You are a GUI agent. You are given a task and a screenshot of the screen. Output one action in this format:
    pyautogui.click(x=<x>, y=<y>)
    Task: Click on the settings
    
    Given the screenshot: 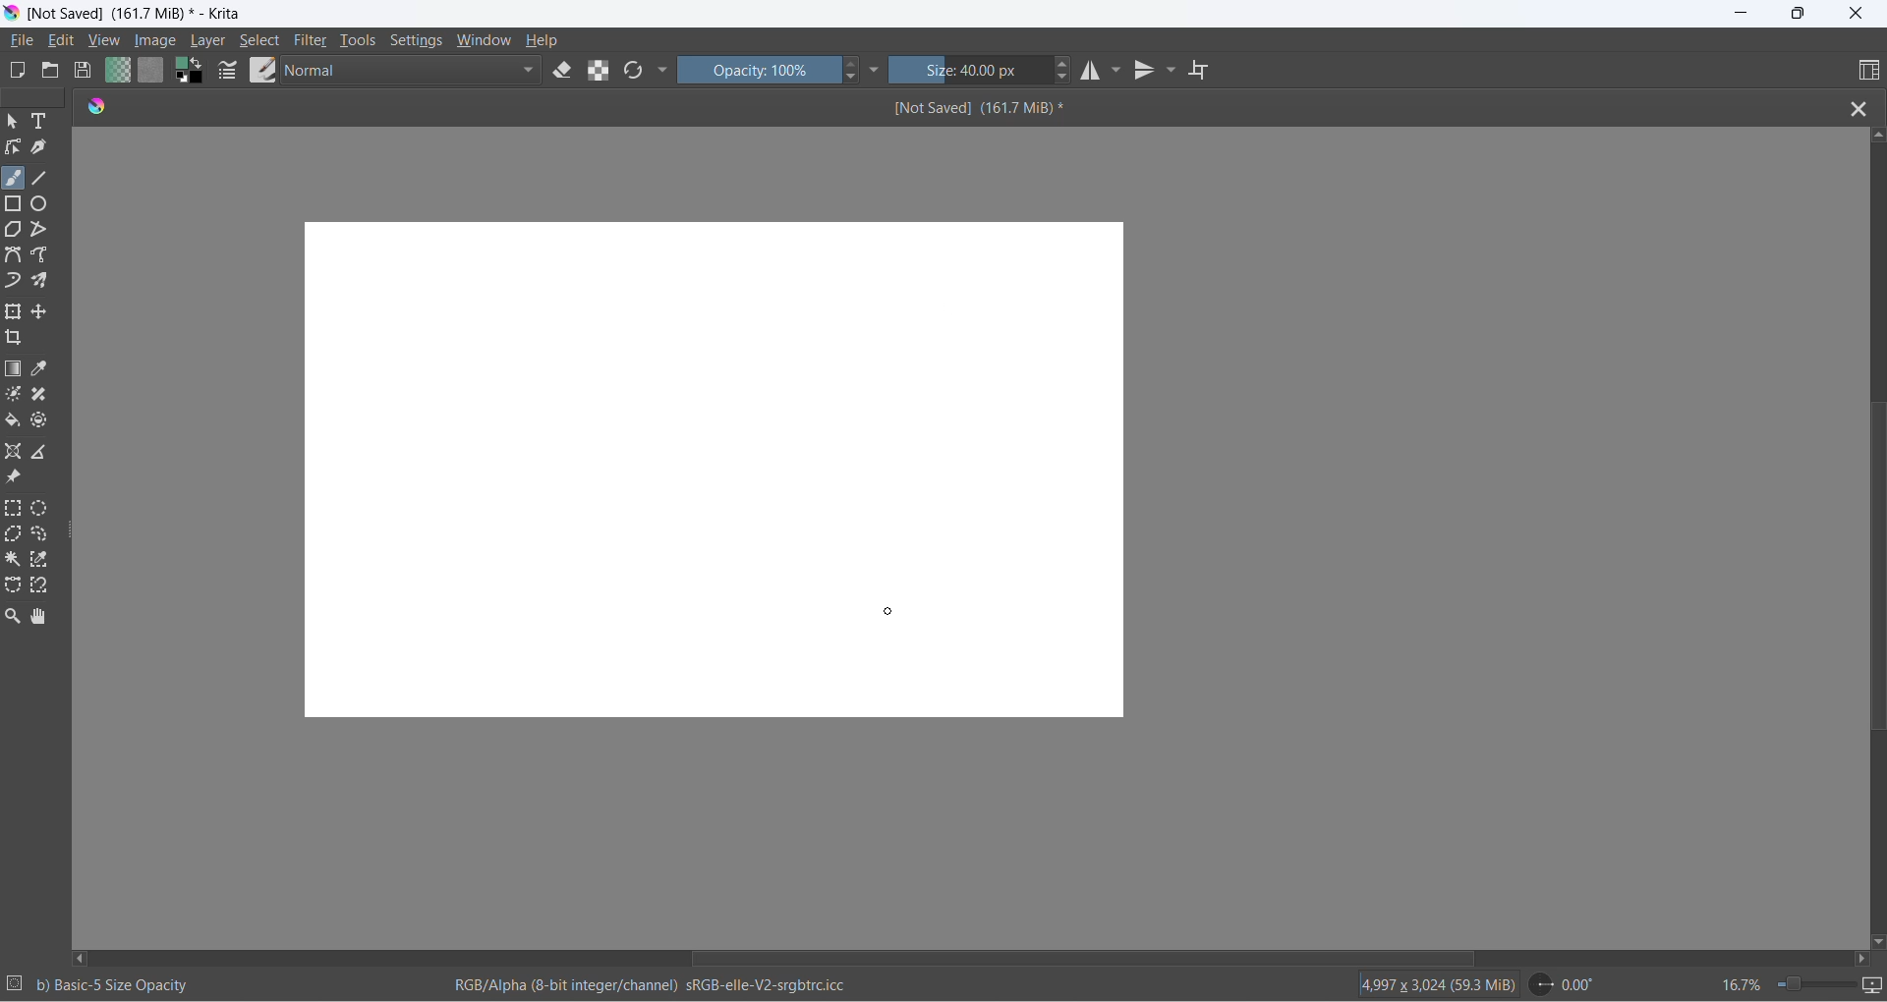 What is the action you would take?
    pyautogui.click(x=421, y=42)
    